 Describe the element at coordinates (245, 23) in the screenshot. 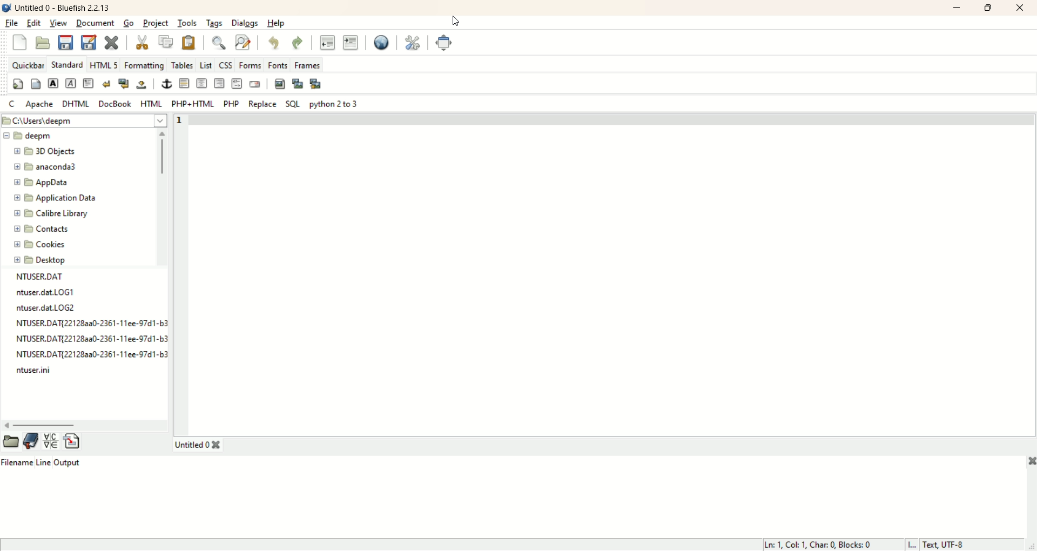

I see `dialogs` at that location.